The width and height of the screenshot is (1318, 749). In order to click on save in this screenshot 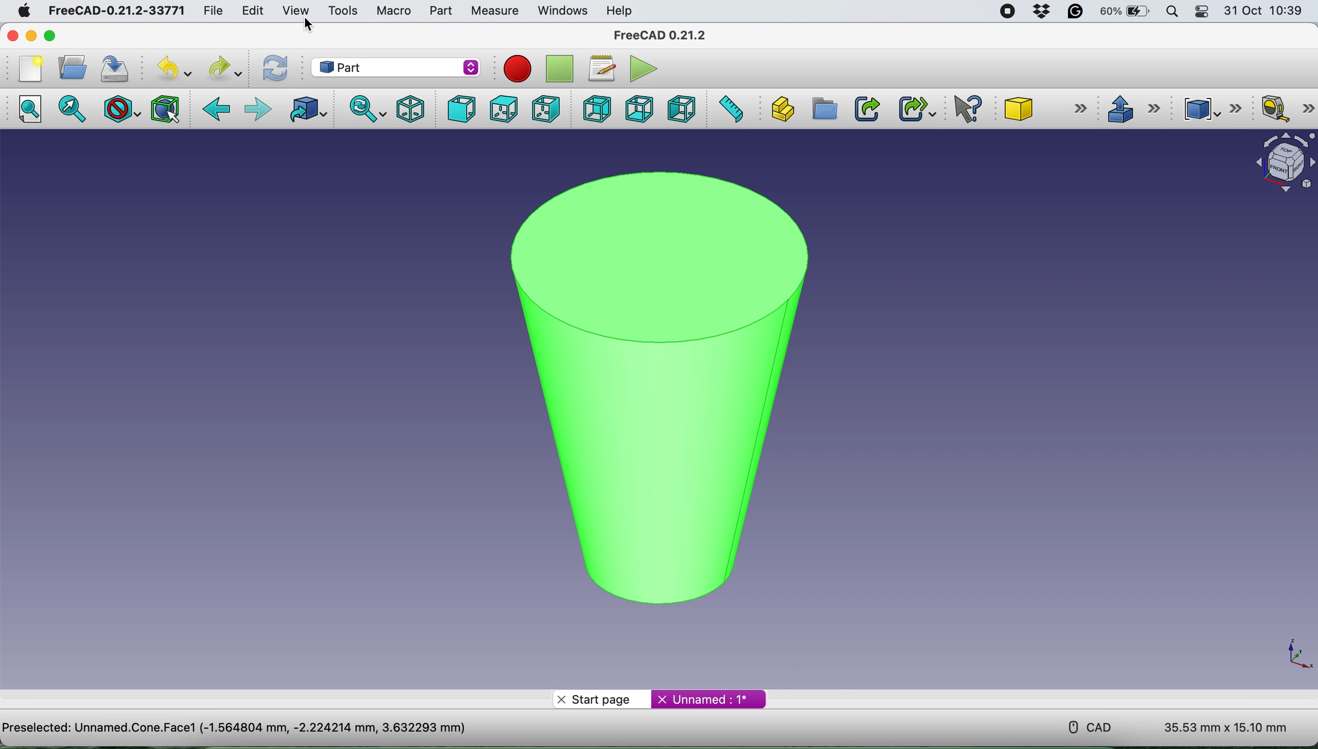, I will do `click(115, 68)`.